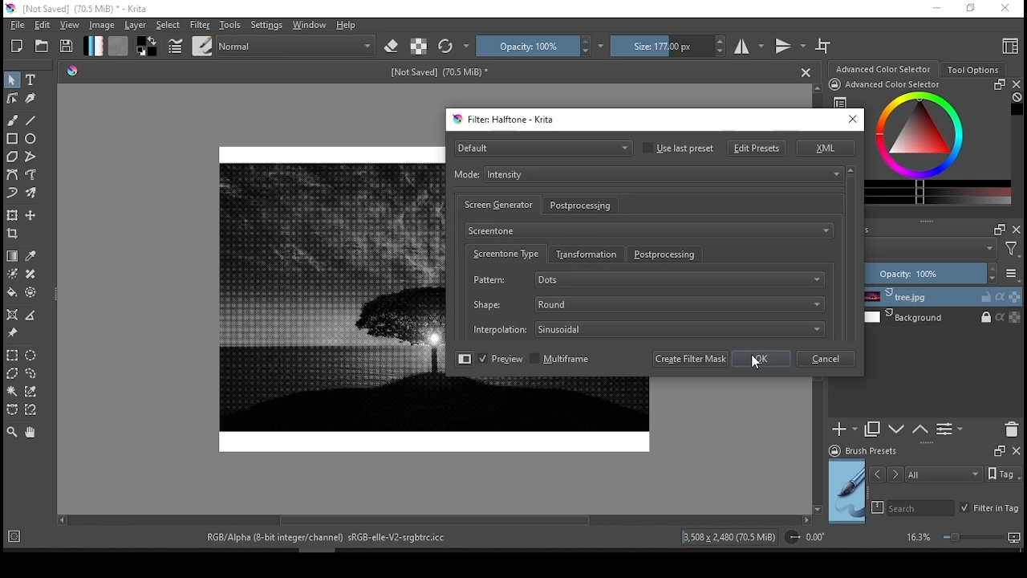  I want to click on freehand selection tool, so click(31, 372).